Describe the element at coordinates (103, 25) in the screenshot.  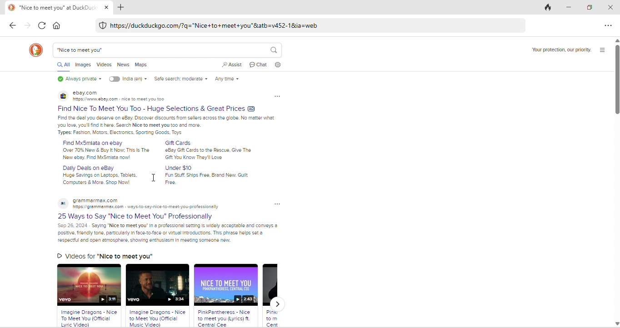
I see `mac safe` at that location.